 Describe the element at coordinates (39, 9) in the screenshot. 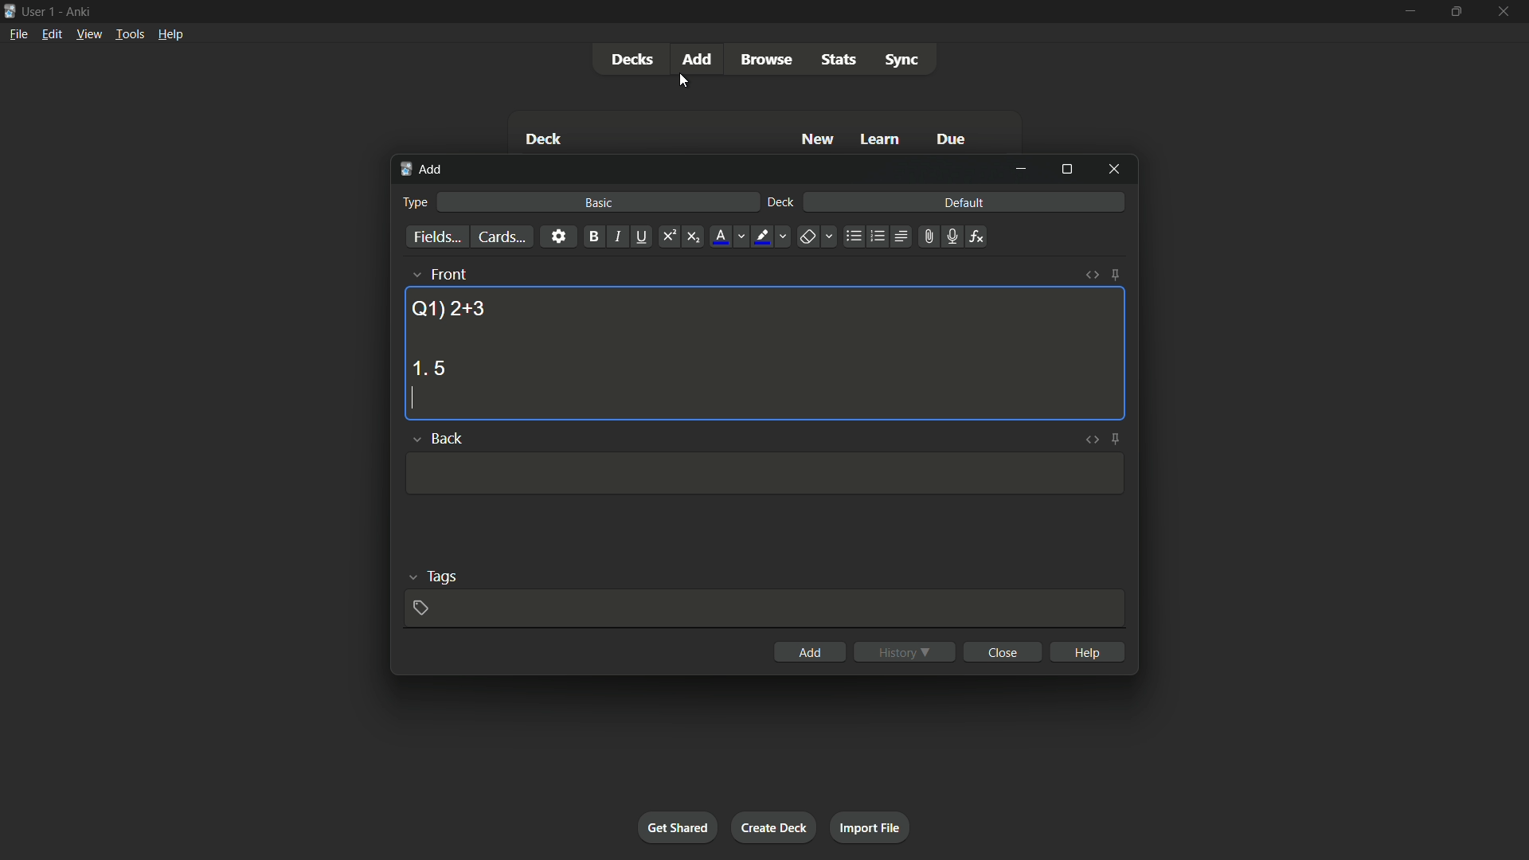

I see `user 1` at that location.